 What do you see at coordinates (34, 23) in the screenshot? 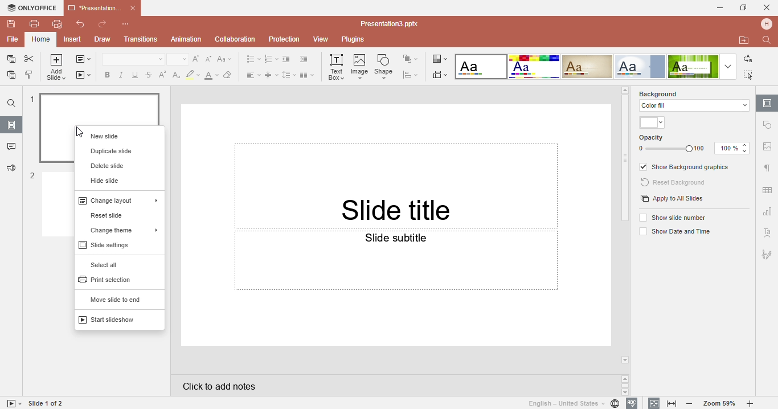
I see `Print file` at bounding box center [34, 23].